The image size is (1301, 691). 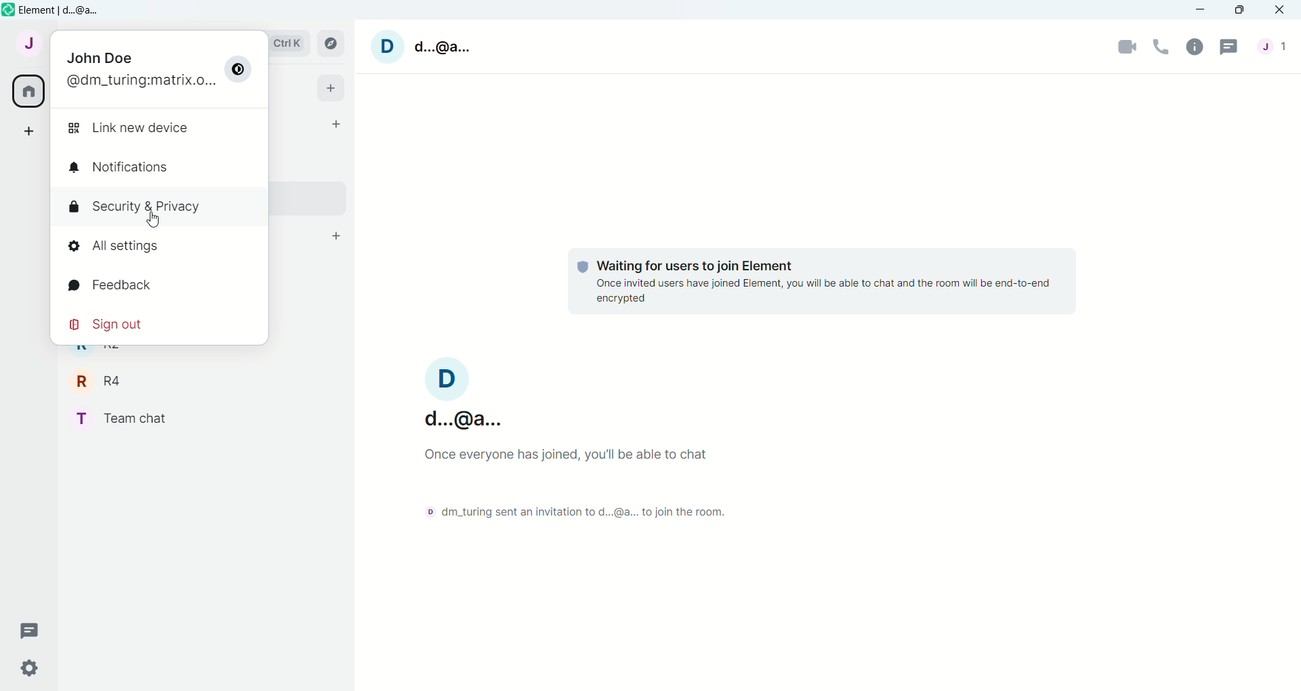 I want to click on explore, so click(x=331, y=43).